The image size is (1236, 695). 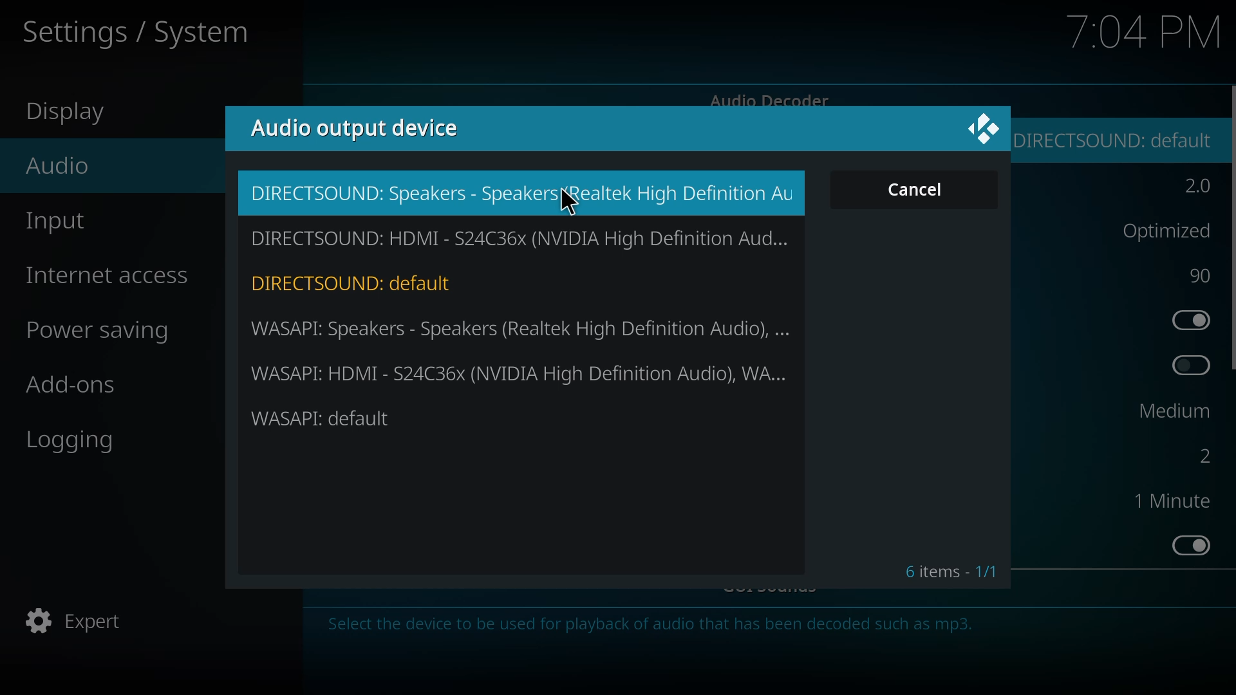 What do you see at coordinates (1202, 275) in the screenshot?
I see `90` at bounding box center [1202, 275].